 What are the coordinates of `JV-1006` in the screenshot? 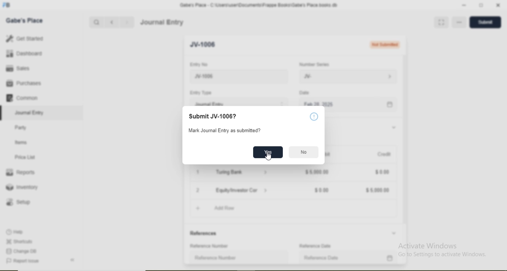 It's located at (219, 76).